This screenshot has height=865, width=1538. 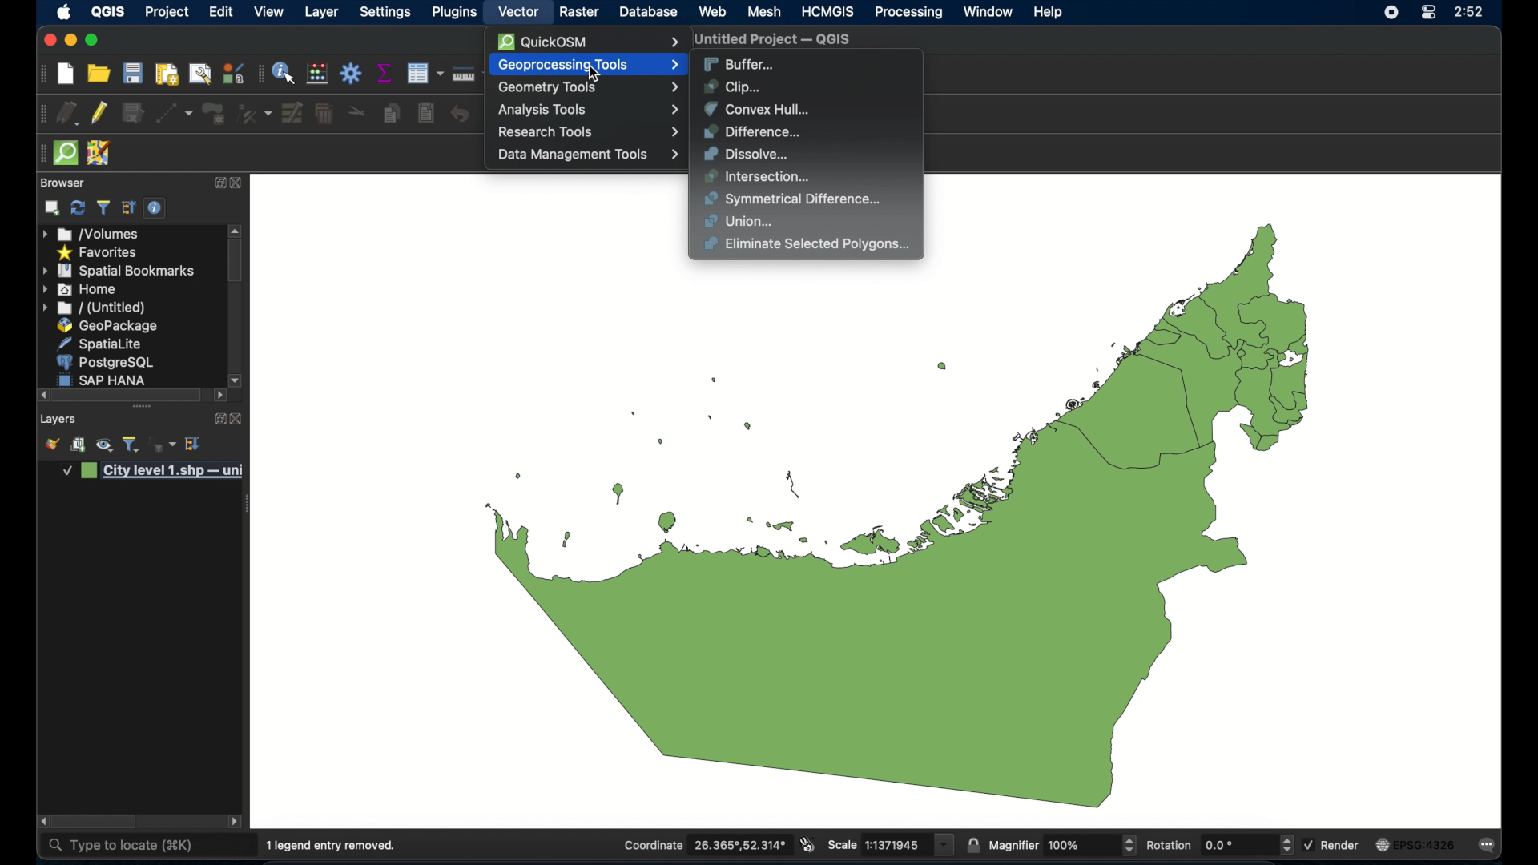 What do you see at coordinates (194, 444) in the screenshot?
I see `expand all` at bounding box center [194, 444].